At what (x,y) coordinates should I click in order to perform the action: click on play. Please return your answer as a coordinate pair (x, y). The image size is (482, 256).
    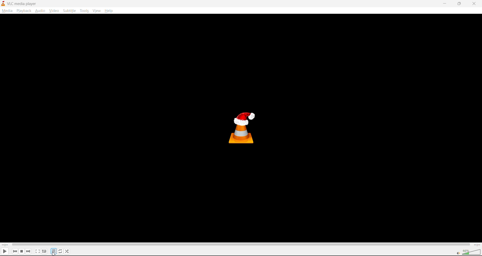
    Looking at the image, I should click on (6, 251).